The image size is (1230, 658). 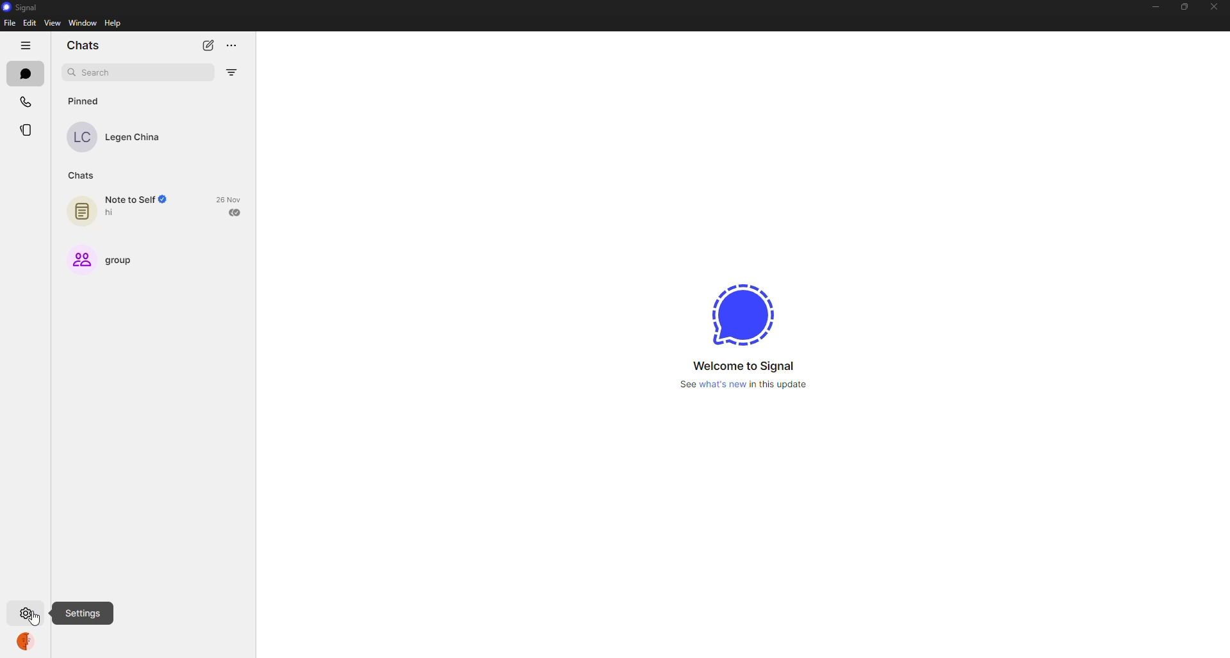 I want to click on profile, so click(x=28, y=643).